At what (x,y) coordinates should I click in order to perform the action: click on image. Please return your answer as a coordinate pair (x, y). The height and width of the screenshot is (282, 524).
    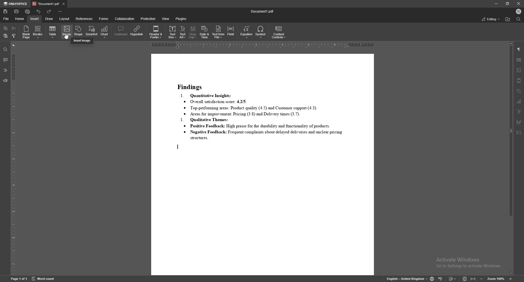
    Looking at the image, I should click on (519, 70).